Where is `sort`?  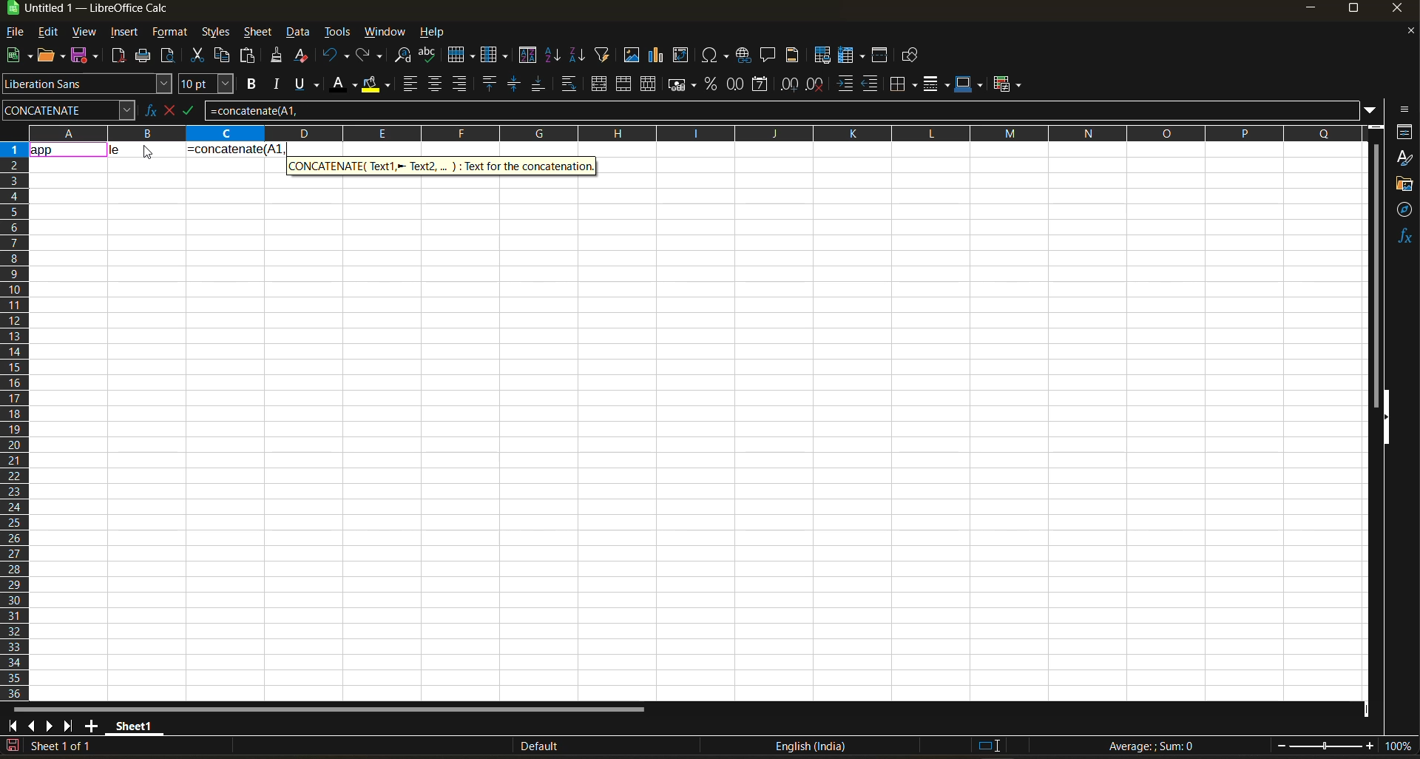 sort is located at coordinates (531, 55).